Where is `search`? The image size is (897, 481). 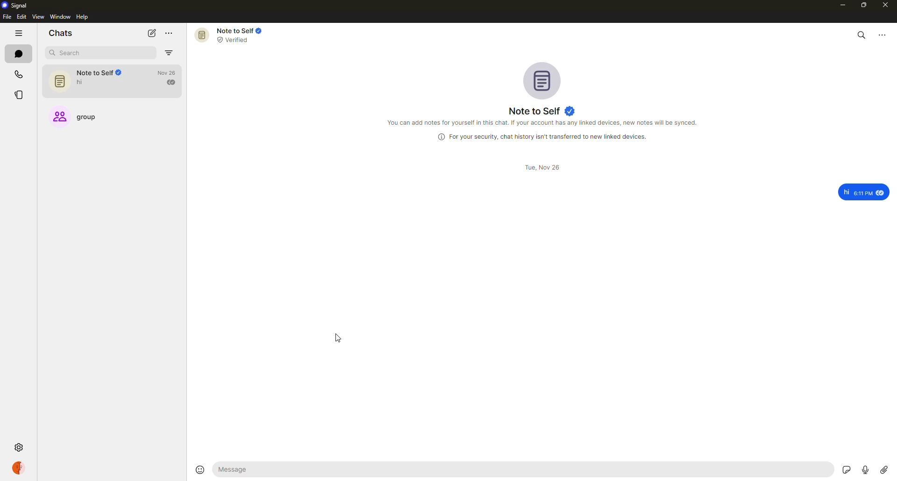
search is located at coordinates (862, 35).